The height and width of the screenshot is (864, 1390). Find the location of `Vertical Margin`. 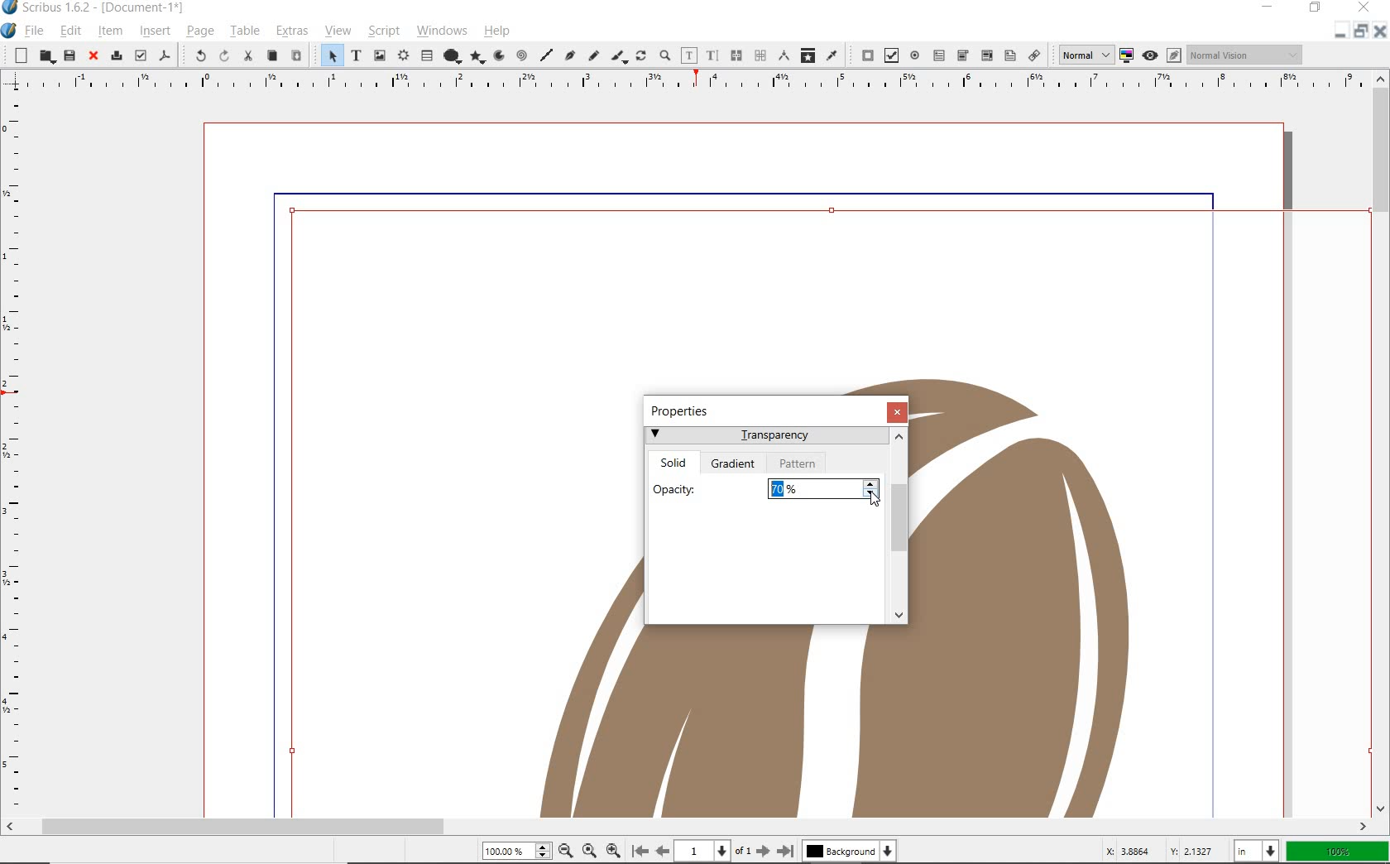

Vertical Margin is located at coordinates (14, 456).